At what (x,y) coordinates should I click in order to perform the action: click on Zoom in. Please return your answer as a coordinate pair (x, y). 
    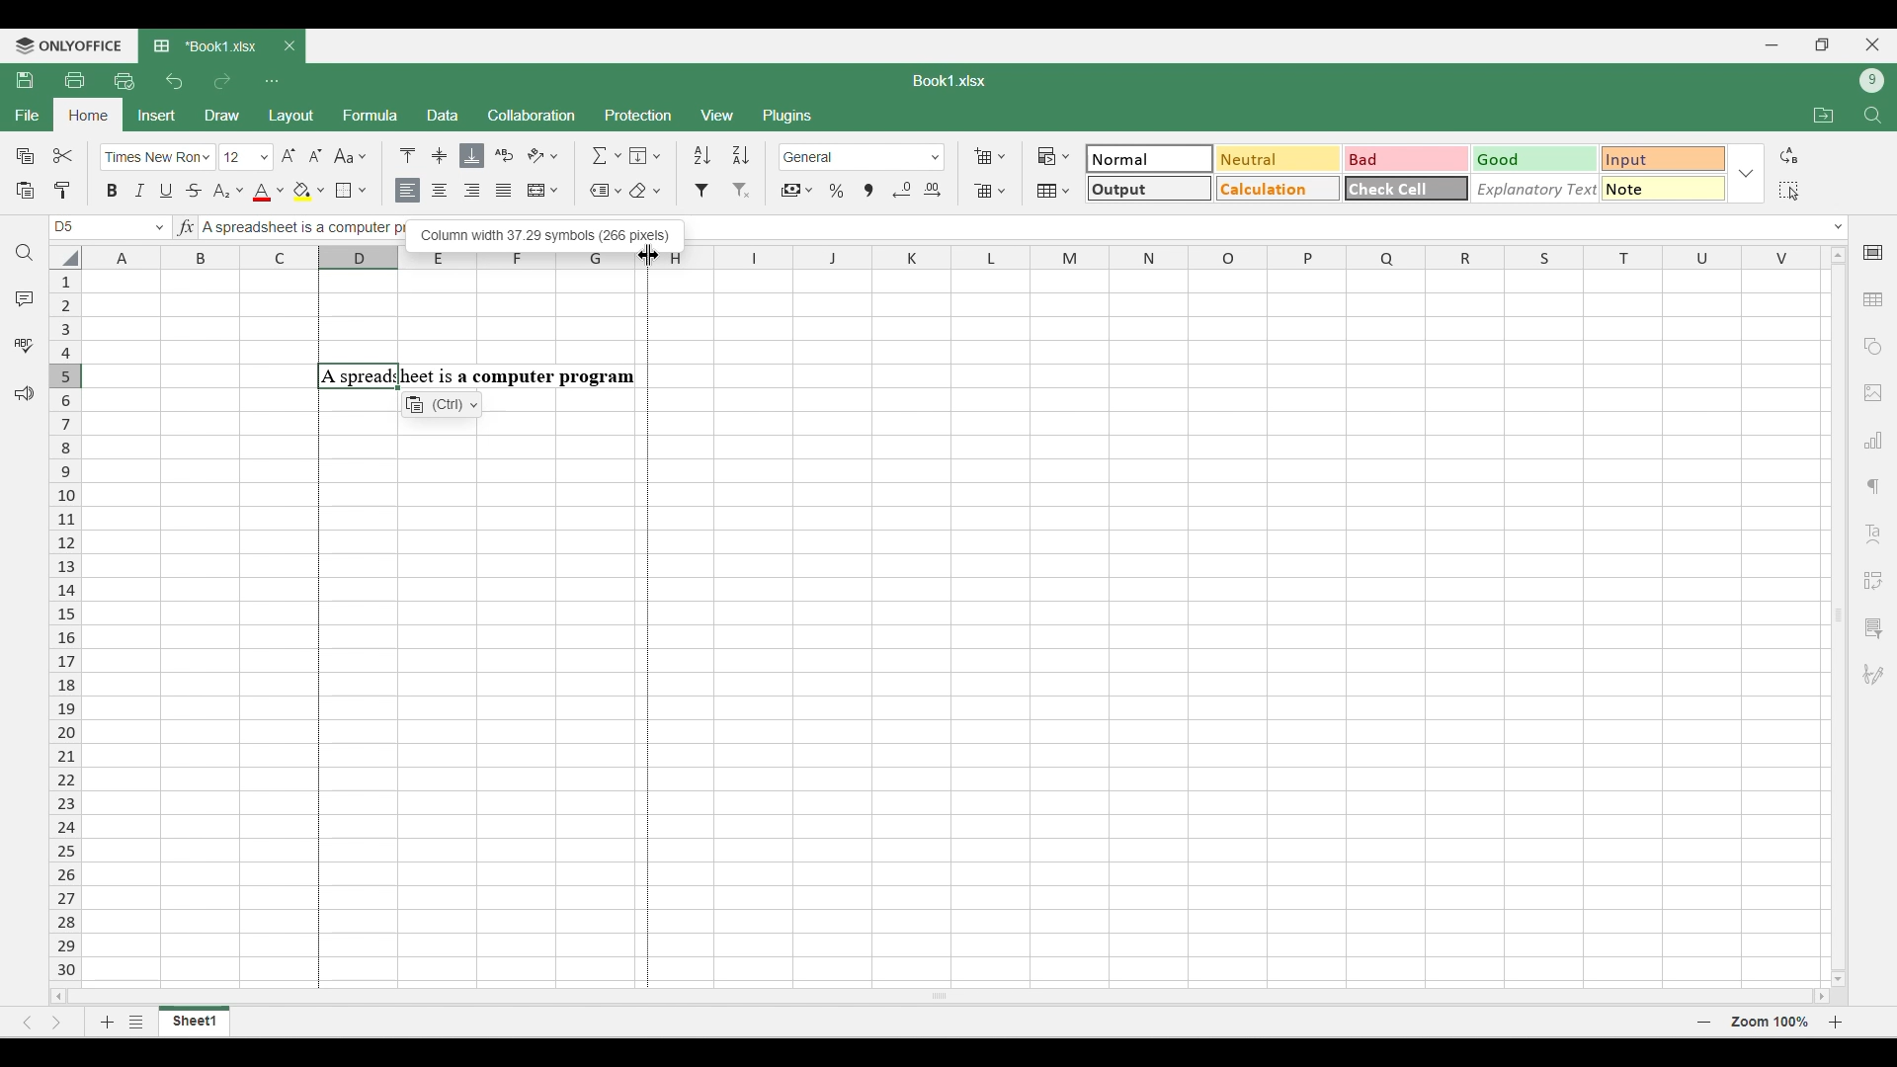
    Looking at the image, I should click on (1836, 1022).